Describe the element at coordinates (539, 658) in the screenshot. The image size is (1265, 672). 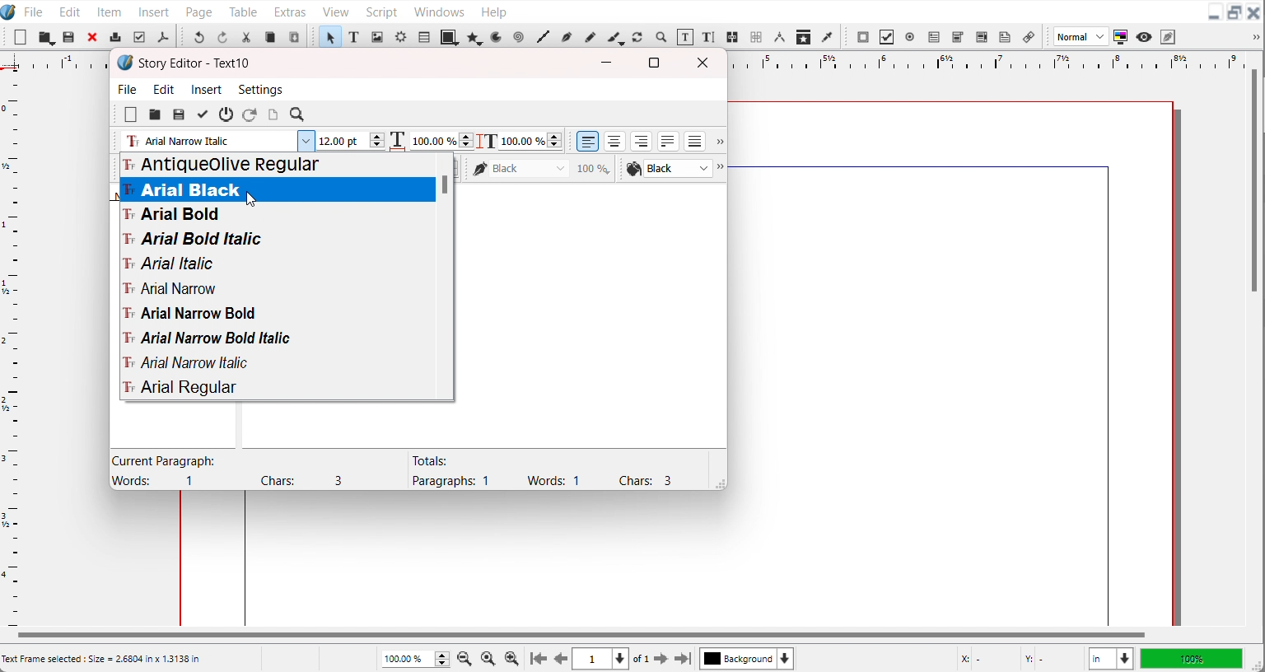
I see `Go to first page` at that location.